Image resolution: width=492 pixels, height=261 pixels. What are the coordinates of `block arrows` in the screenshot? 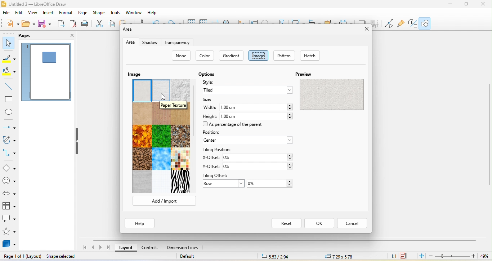 It's located at (8, 192).